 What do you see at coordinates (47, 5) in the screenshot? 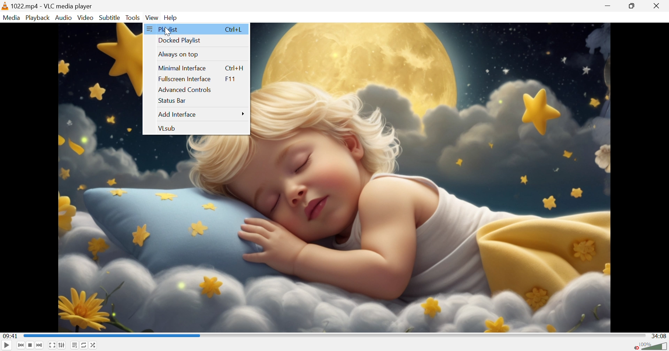
I see `1022.mp4 - VLC media player` at bounding box center [47, 5].